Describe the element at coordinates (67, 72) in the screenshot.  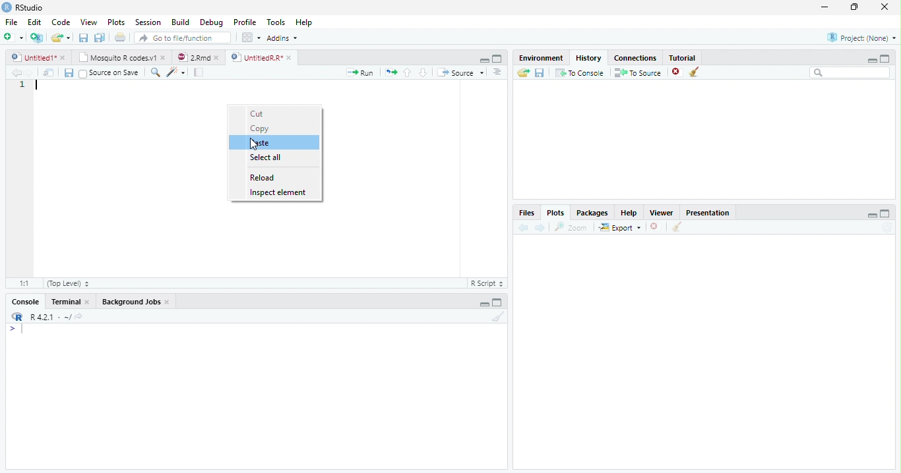
I see `Save` at that location.